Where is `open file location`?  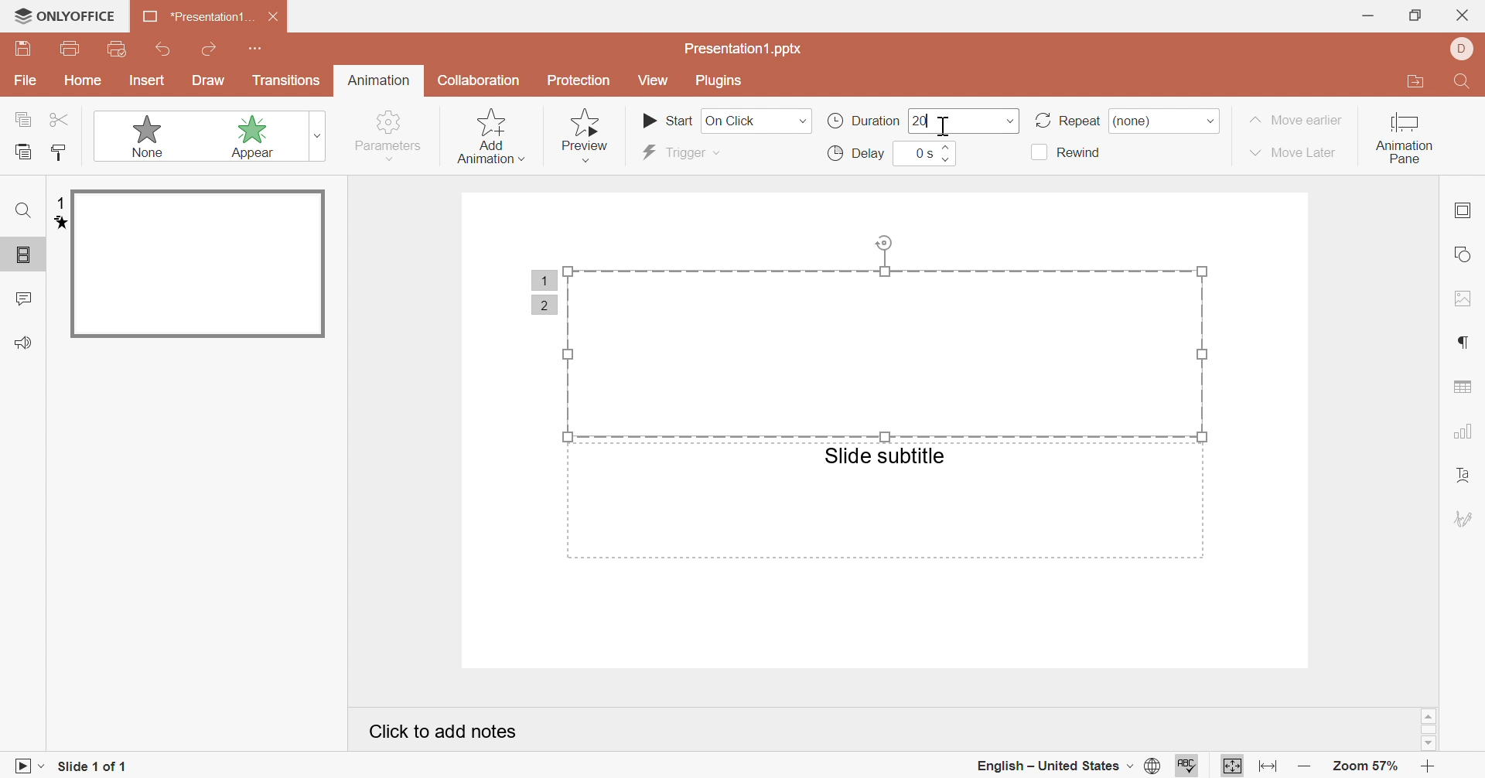
open file location is located at coordinates (1421, 82).